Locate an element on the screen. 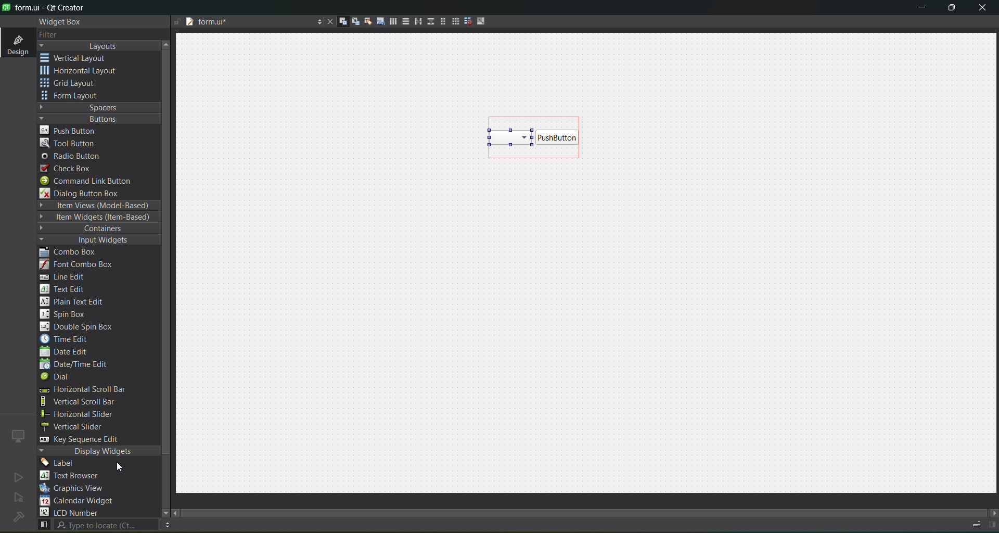  graphics is located at coordinates (76, 488).